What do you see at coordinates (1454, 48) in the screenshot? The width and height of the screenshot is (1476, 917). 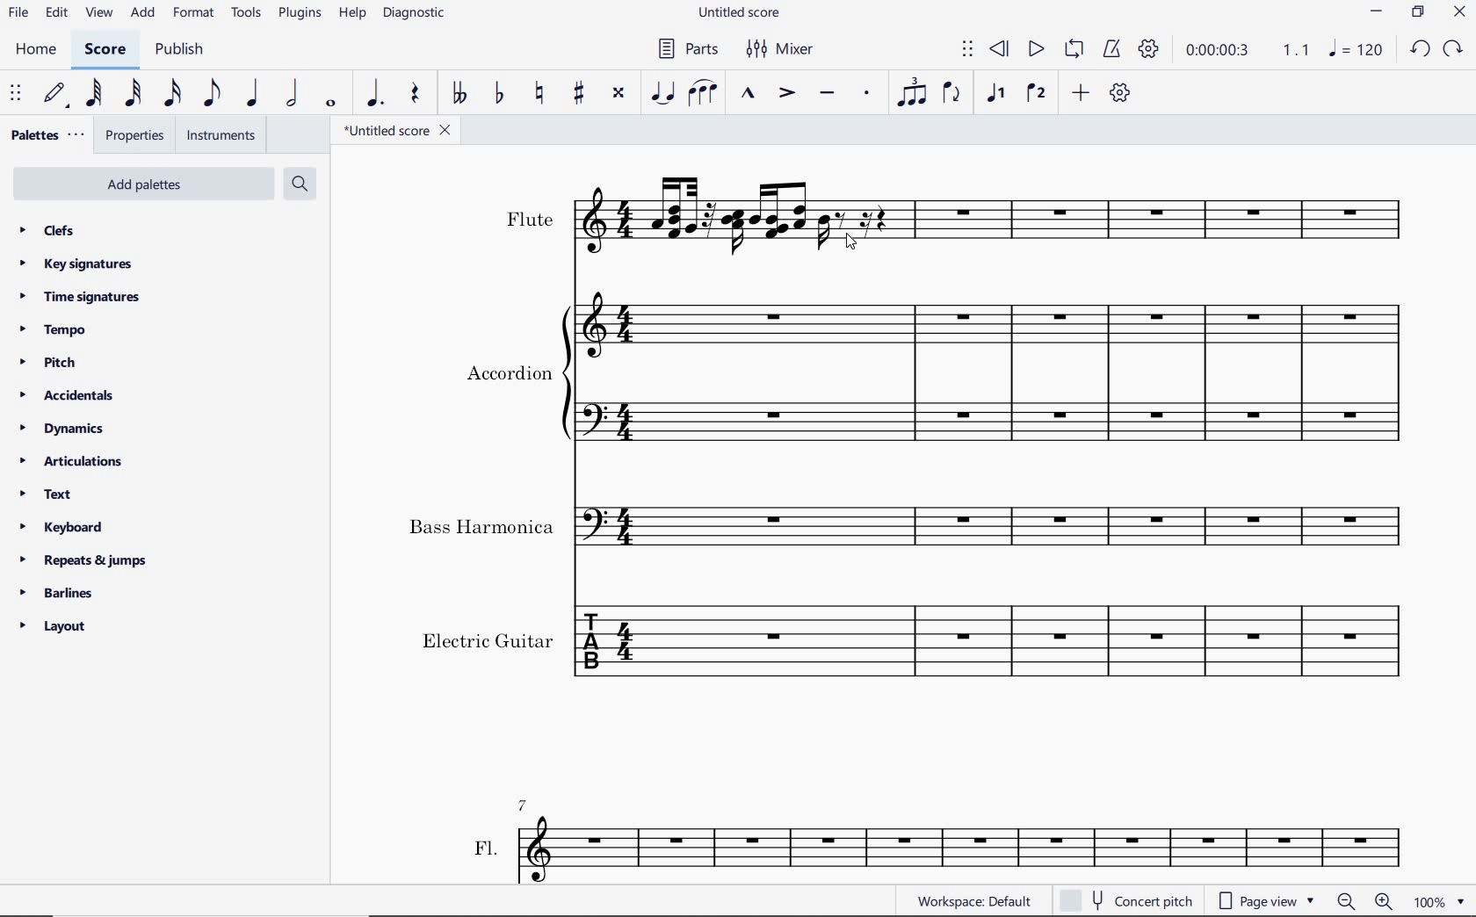 I see `REDO` at bounding box center [1454, 48].